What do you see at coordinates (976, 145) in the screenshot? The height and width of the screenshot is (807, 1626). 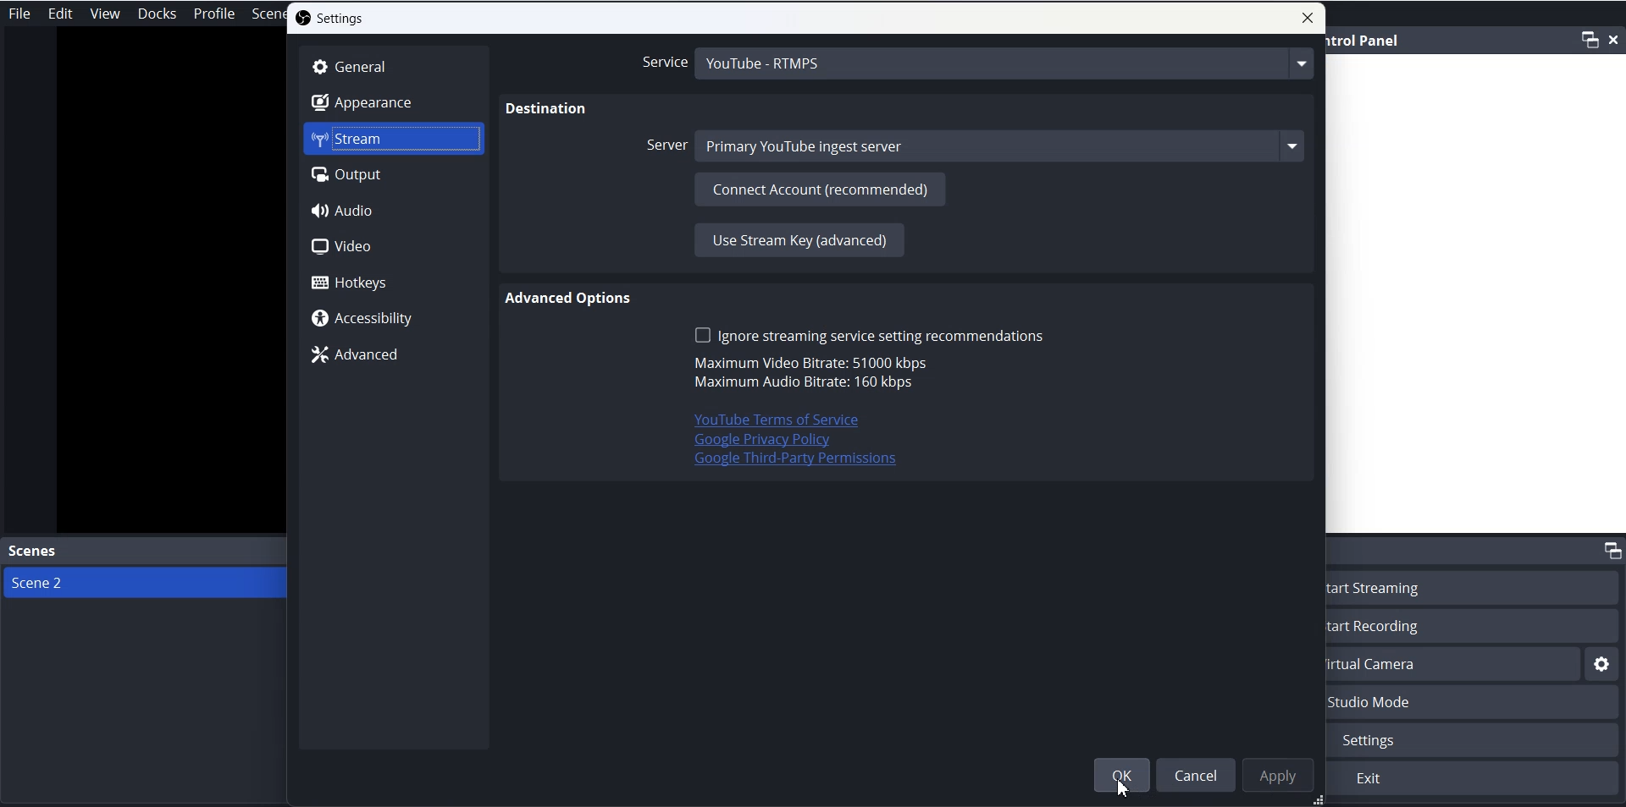 I see `server primary youtube ingest server` at bounding box center [976, 145].